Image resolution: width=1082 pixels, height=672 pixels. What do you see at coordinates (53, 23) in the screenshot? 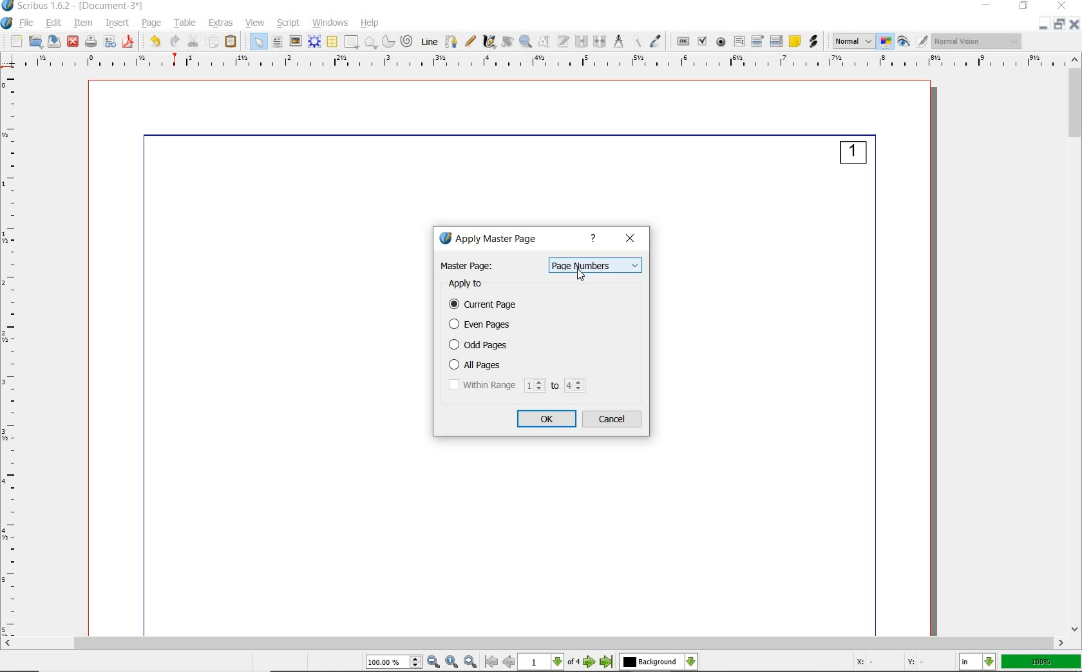
I see `edit` at bounding box center [53, 23].